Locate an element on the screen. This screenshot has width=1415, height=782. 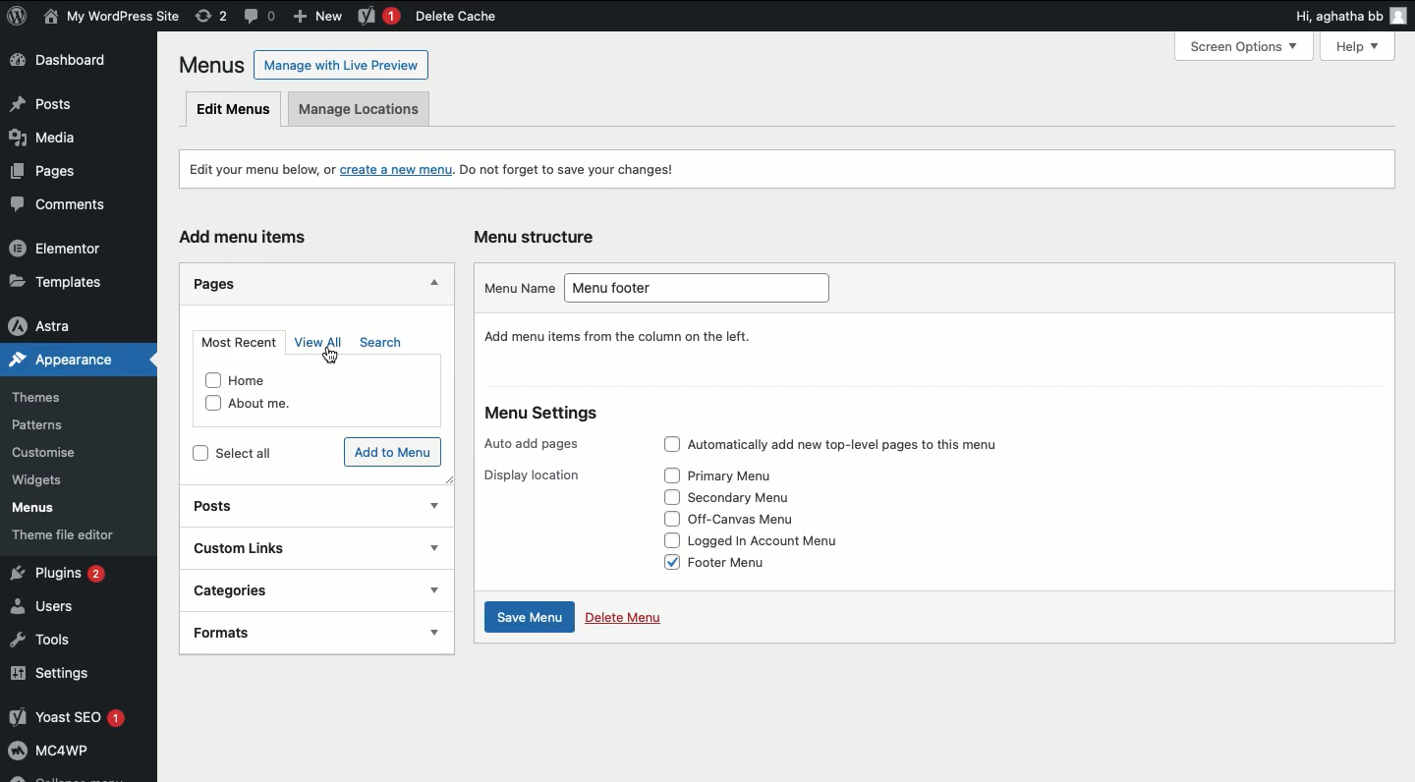
Check box is located at coordinates (669, 496).